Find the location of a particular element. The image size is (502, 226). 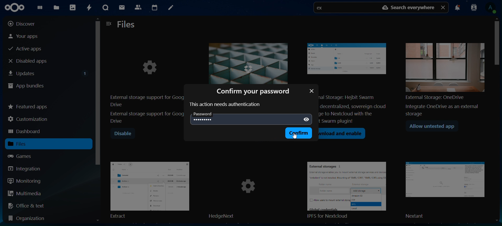

featured apps is located at coordinates (28, 105).